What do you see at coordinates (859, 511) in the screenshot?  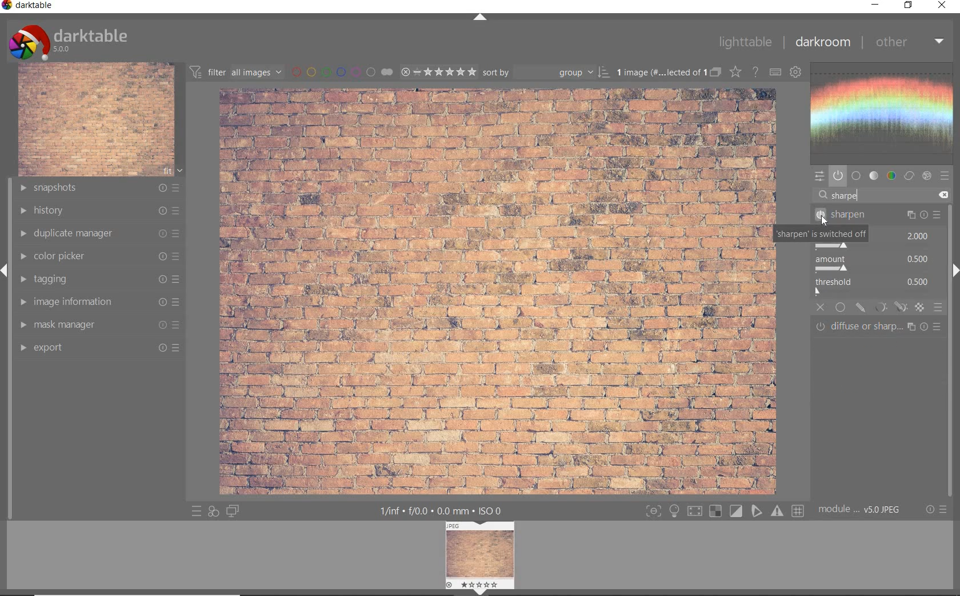 I see `module ...v5.0 JPEG` at bounding box center [859, 511].